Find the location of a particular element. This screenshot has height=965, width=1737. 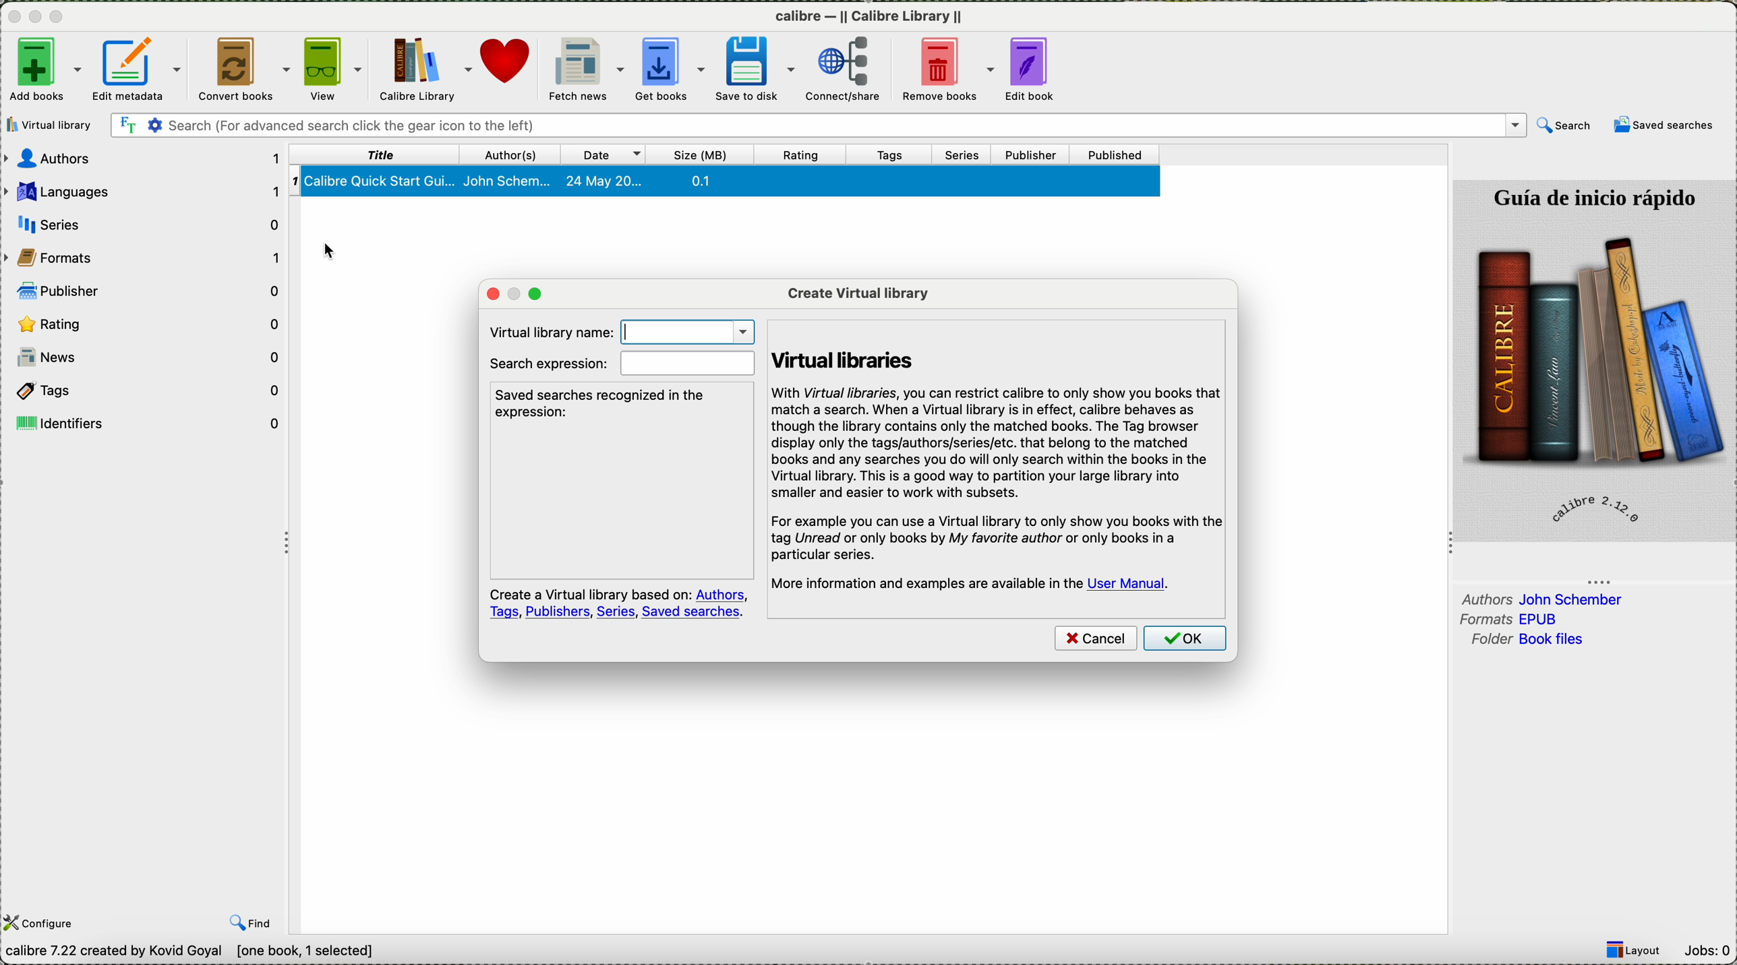

publisher is located at coordinates (150, 289).